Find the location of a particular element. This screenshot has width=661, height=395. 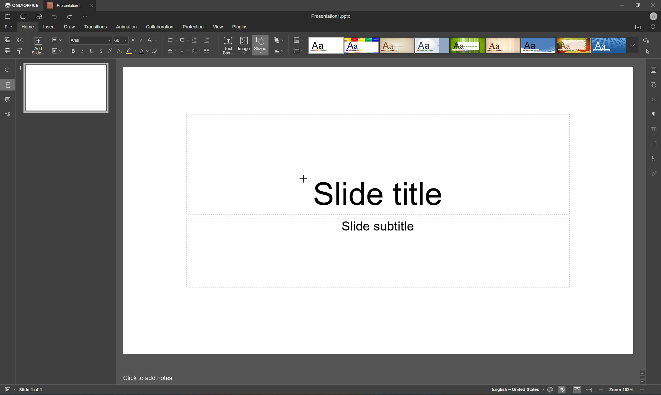

Superscript is located at coordinates (110, 51).